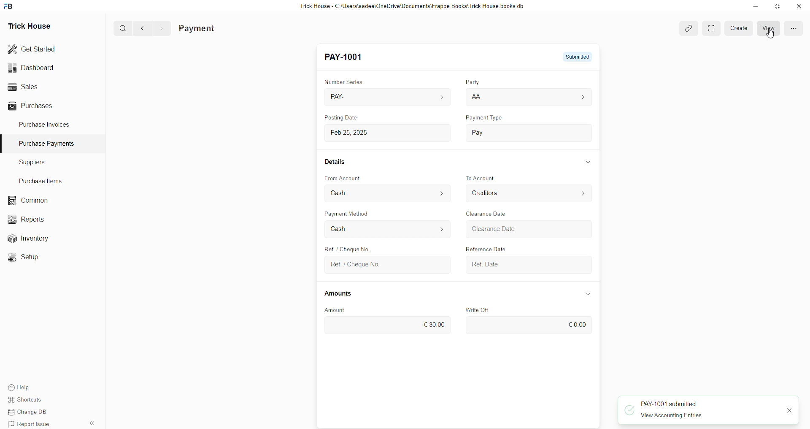  What do you see at coordinates (777, 7) in the screenshot?
I see `minimise window` at bounding box center [777, 7].